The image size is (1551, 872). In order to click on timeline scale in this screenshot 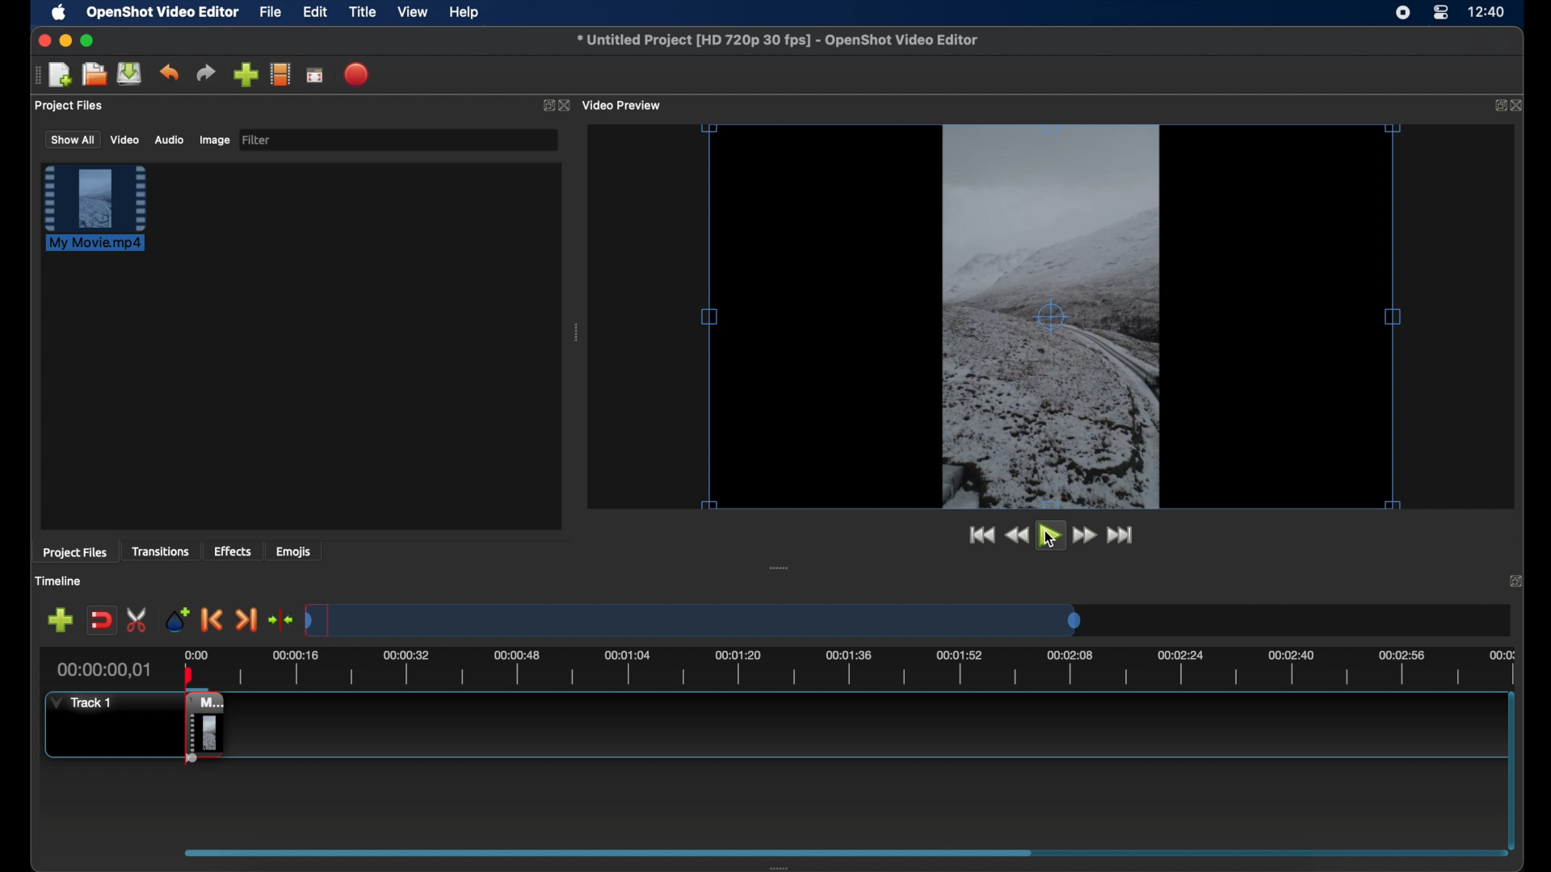, I will do `click(695, 622)`.